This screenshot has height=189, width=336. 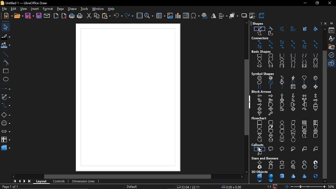 What do you see at coordinates (262, 92) in the screenshot?
I see `block arrows` at bounding box center [262, 92].